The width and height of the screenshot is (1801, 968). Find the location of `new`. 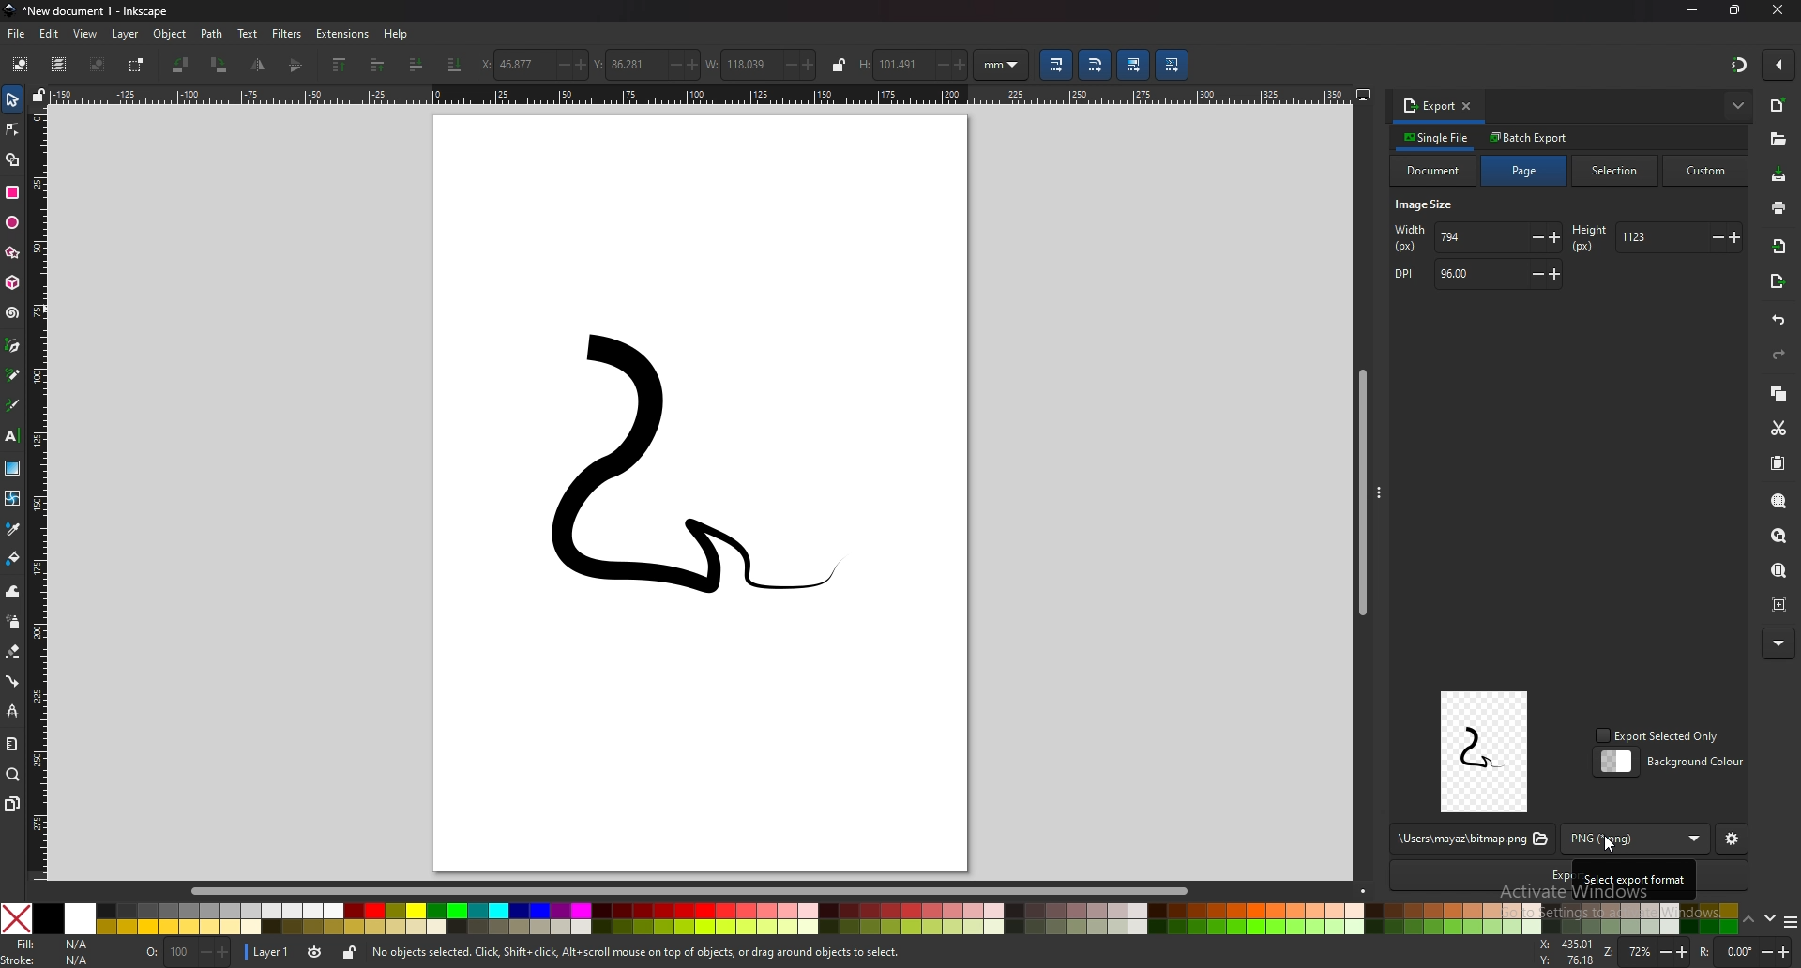

new is located at coordinates (1778, 105).